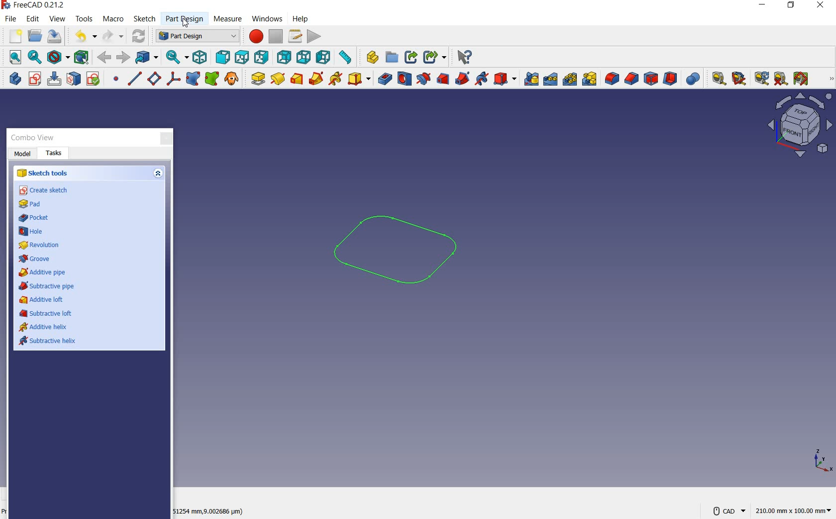  What do you see at coordinates (44, 273) in the screenshot?
I see `additive pipe` at bounding box center [44, 273].